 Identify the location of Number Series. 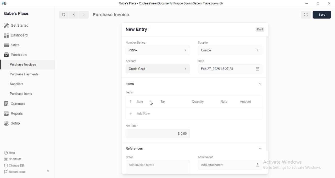
(136, 43).